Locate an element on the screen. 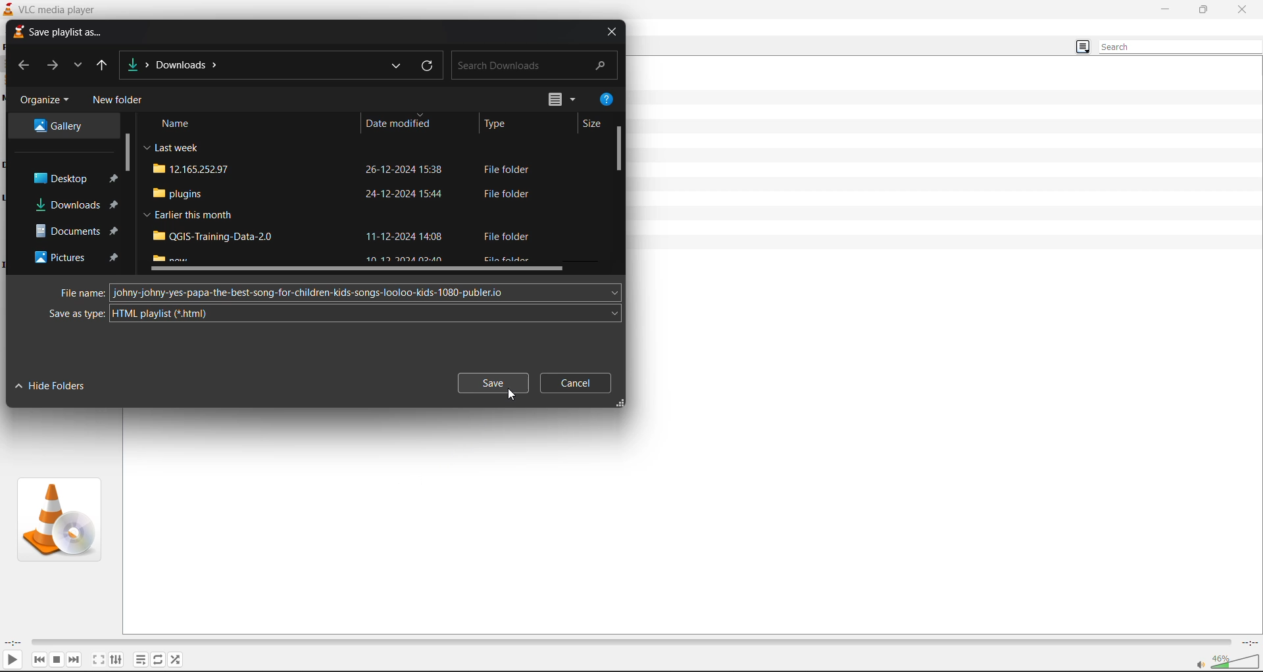 Image resolution: width=1263 pixels, height=672 pixels. gallery is located at coordinates (64, 124).